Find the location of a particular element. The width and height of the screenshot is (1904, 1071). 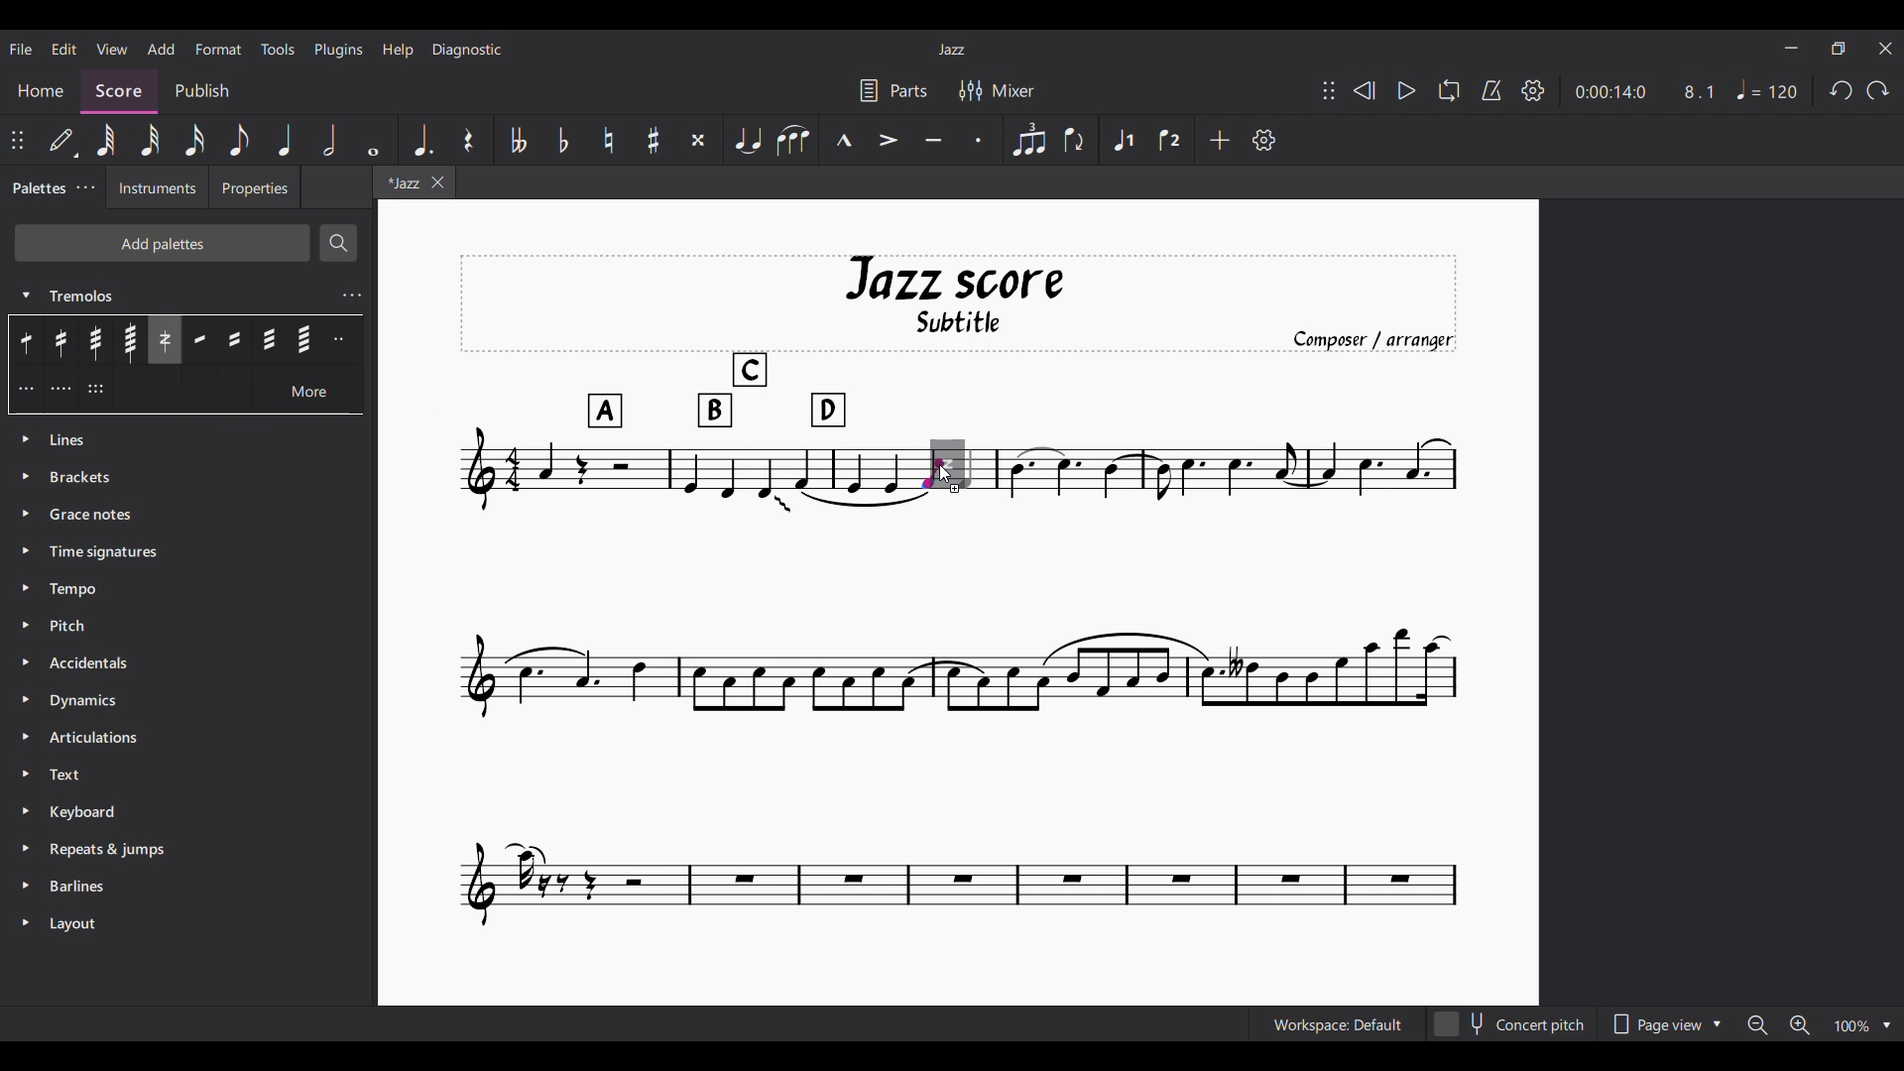

Mixer is located at coordinates (997, 90).